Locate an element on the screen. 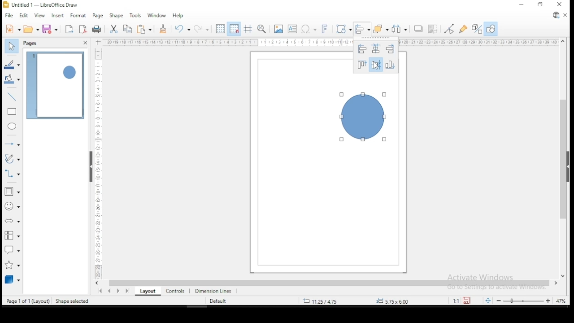 The width and height of the screenshot is (574, 323). fill color is located at coordinates (13, 79).